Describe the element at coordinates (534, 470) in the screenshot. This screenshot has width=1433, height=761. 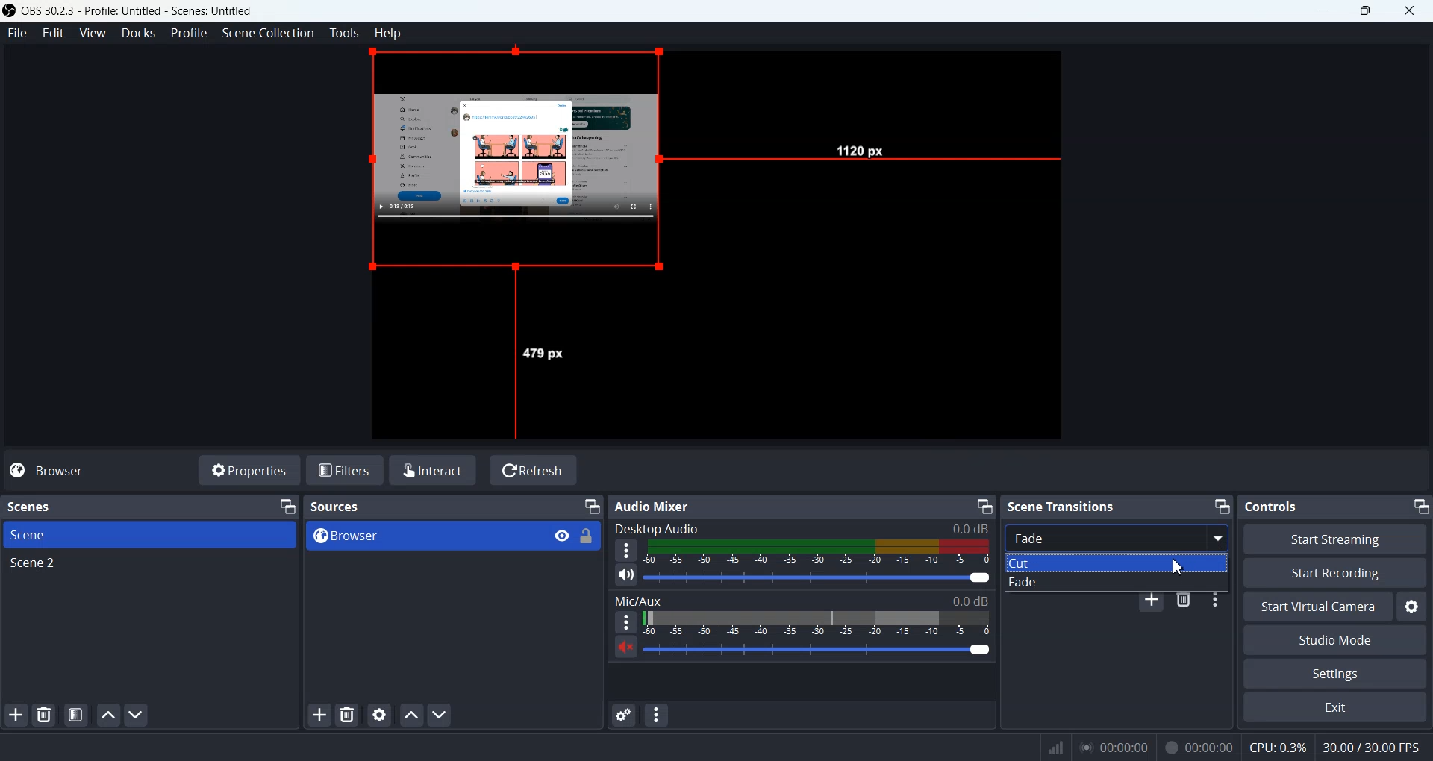
I see `Refresh` at that location.